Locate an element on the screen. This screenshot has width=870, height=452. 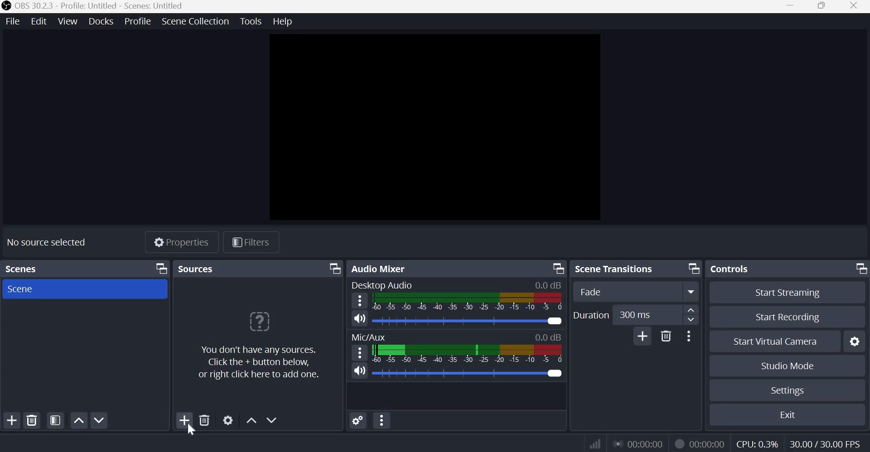
Canvas is located at coordinates (432, 129).